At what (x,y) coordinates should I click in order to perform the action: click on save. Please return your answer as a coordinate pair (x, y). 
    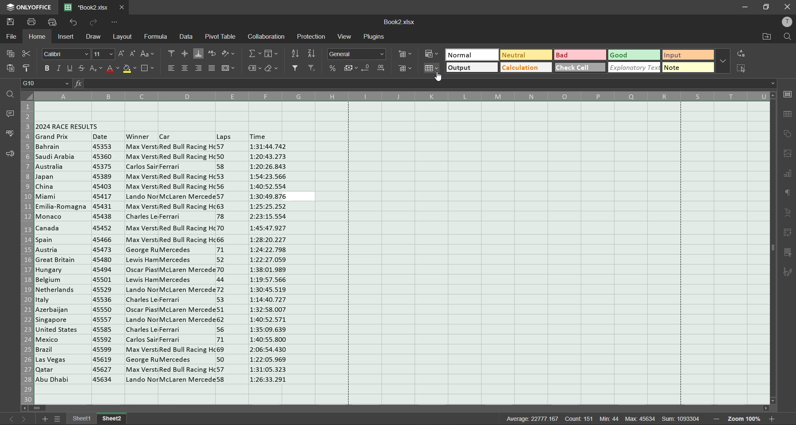
    Looking at the image, I should click on (32, 23).